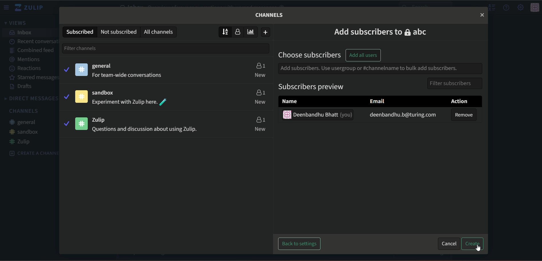 Image resolution: width=542 pixels, height=261 pixels. What do you see at coordinates (252, 32) in the screenshot?
I see `poll` at bounding box center [252, 32].